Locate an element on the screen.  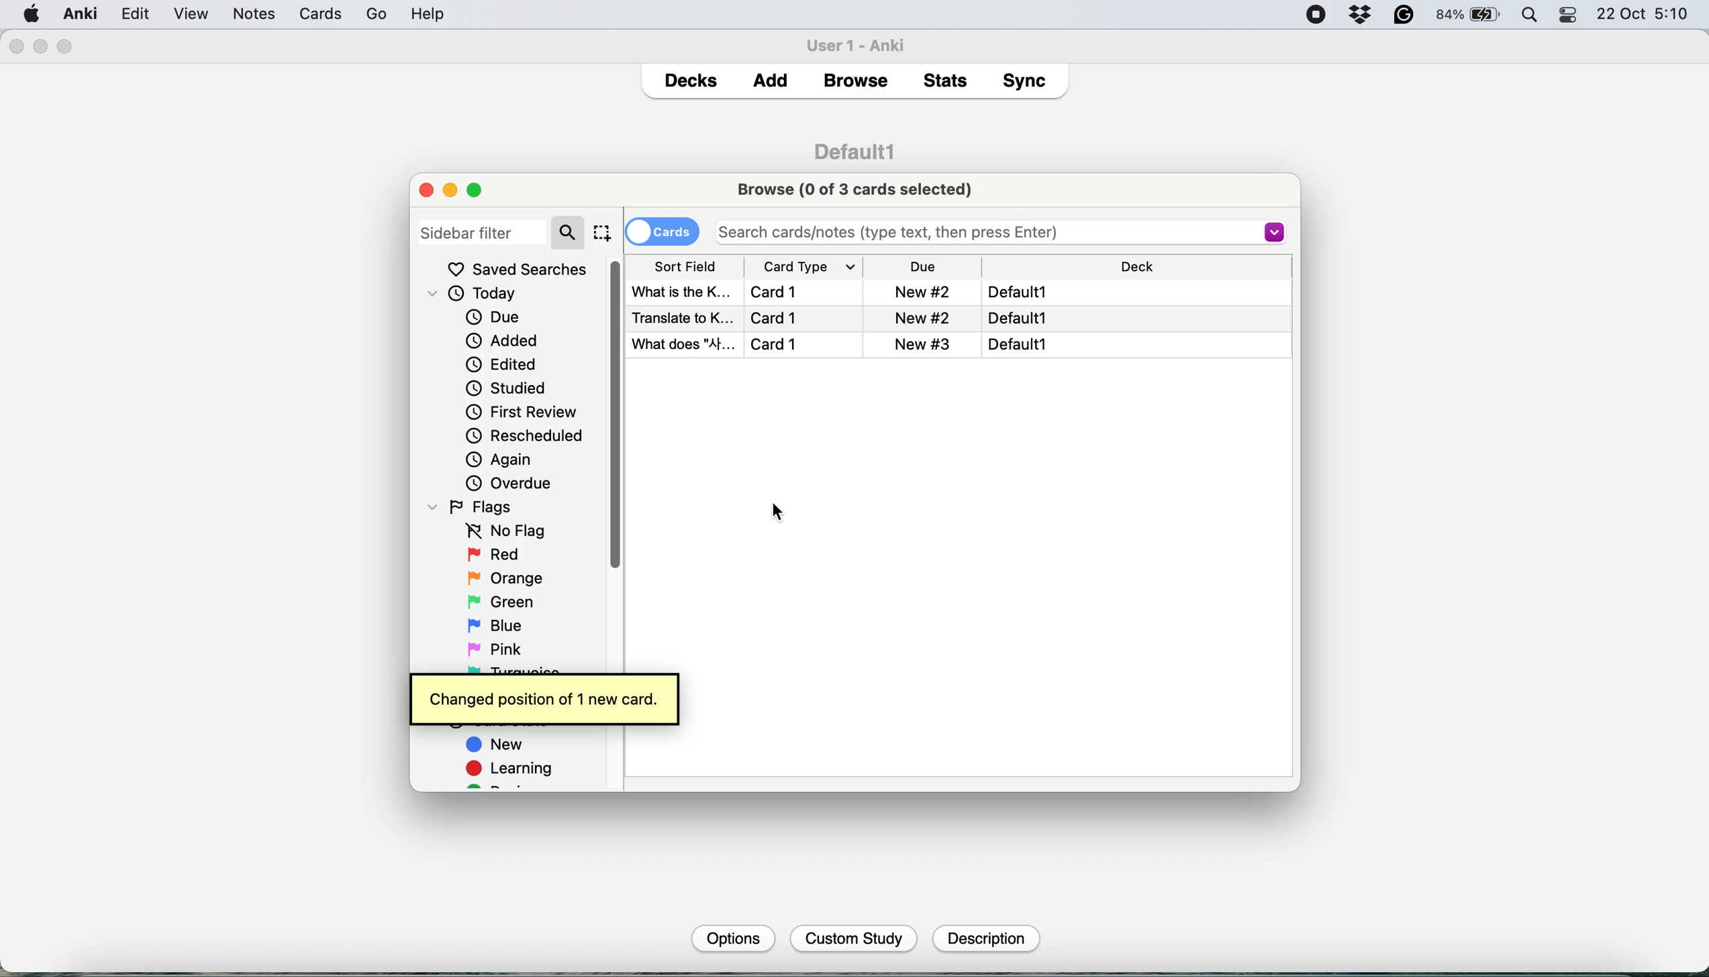
tools is located at coordinates (297, 13).